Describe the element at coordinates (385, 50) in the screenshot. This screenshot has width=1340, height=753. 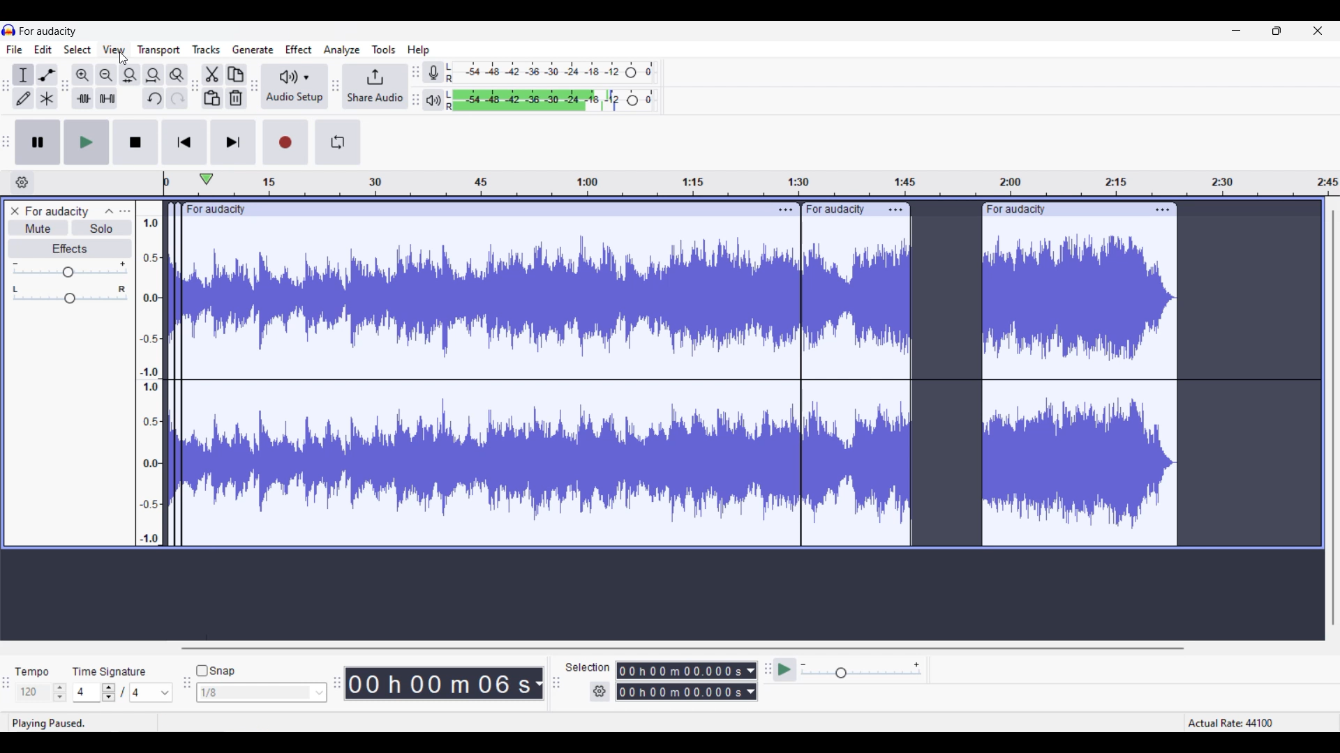
I see `Tools menu` at that location.